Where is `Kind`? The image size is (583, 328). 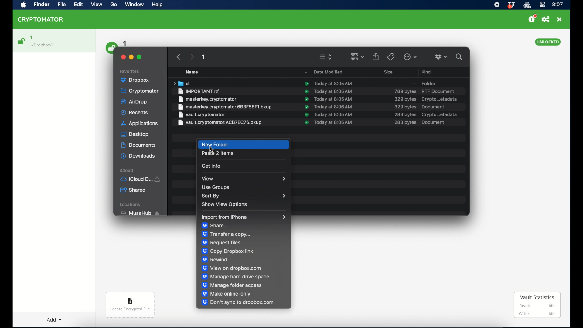 Kind is located at coordinates (427, 71).